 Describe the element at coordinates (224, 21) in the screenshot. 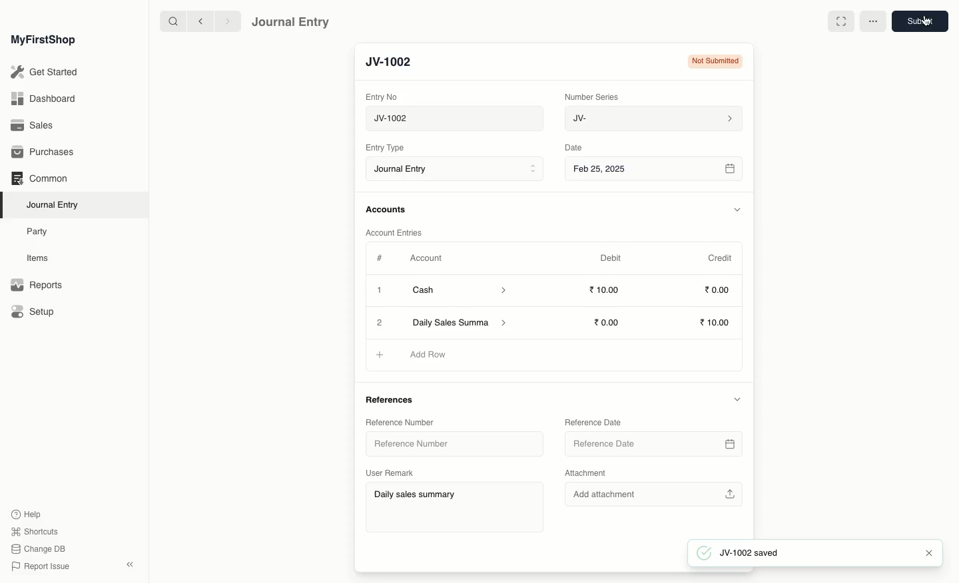

I see `forward >` at that location.